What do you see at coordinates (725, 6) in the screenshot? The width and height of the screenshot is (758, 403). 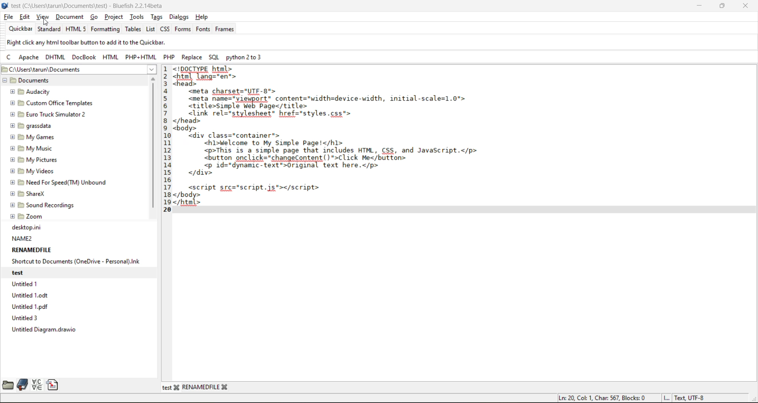 I see `maximize` at bounding box center [725, 6].